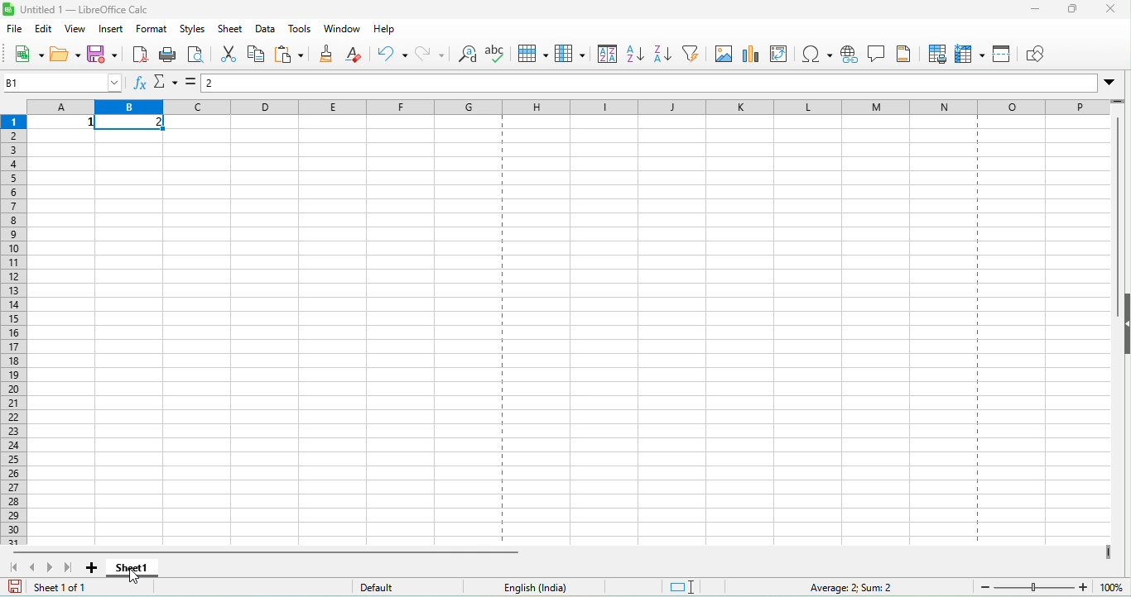  I want to click on cut, so click(227, 55).